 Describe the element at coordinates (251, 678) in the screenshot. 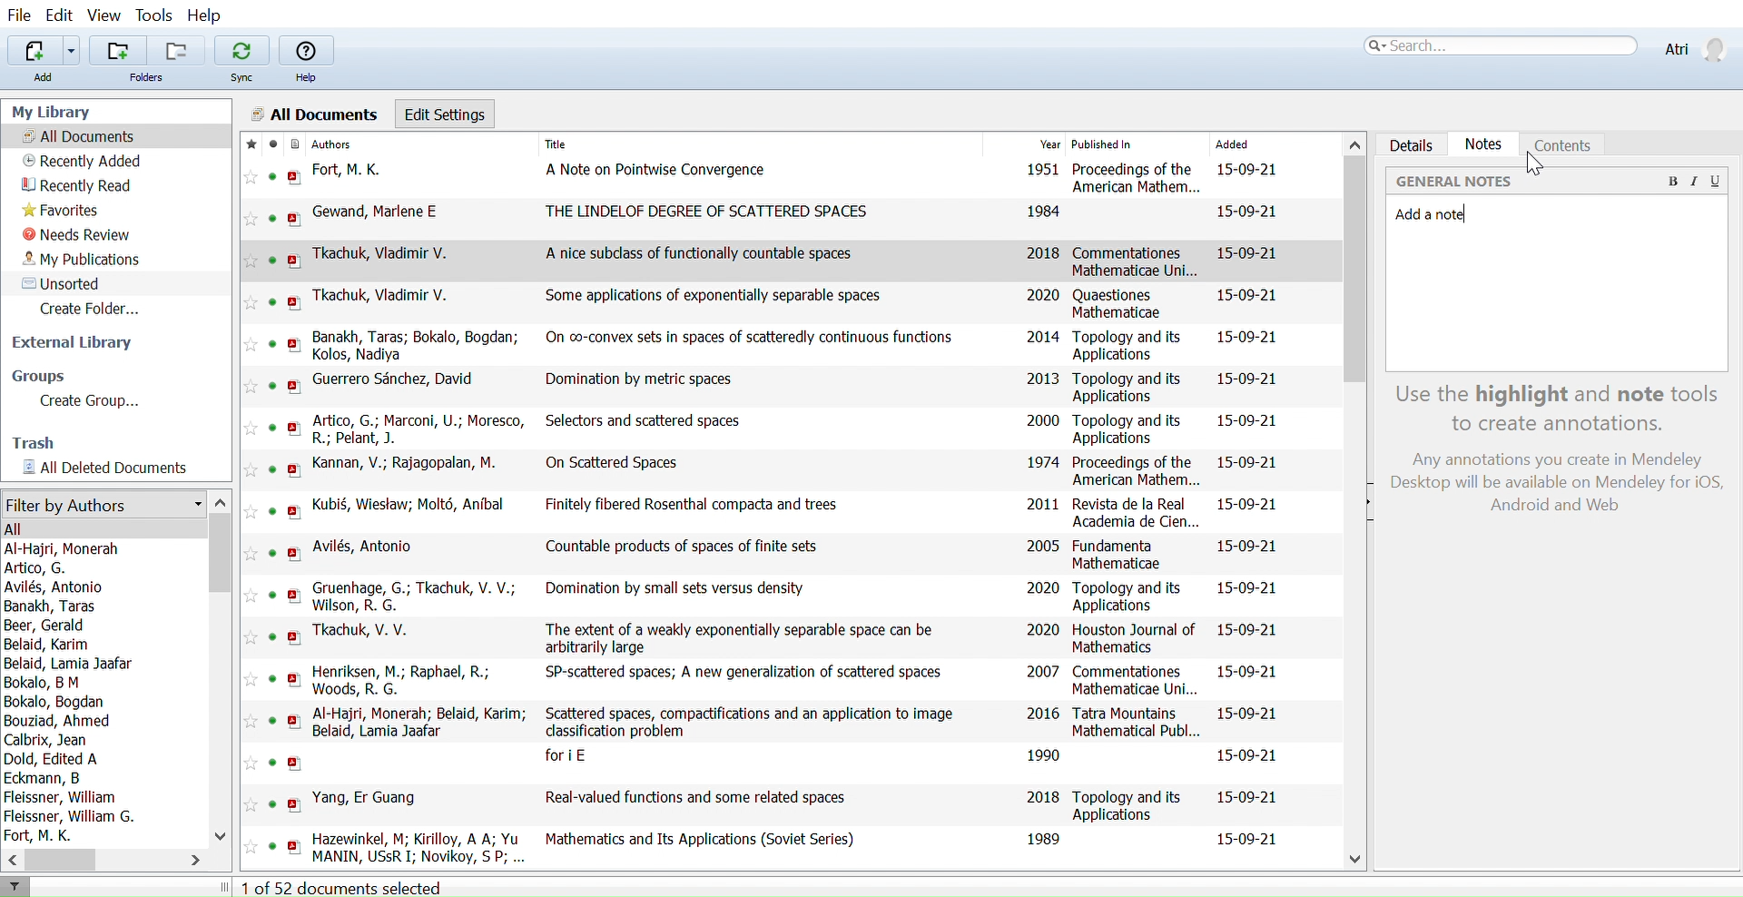

I see `Add this reference to favorites` at that location.